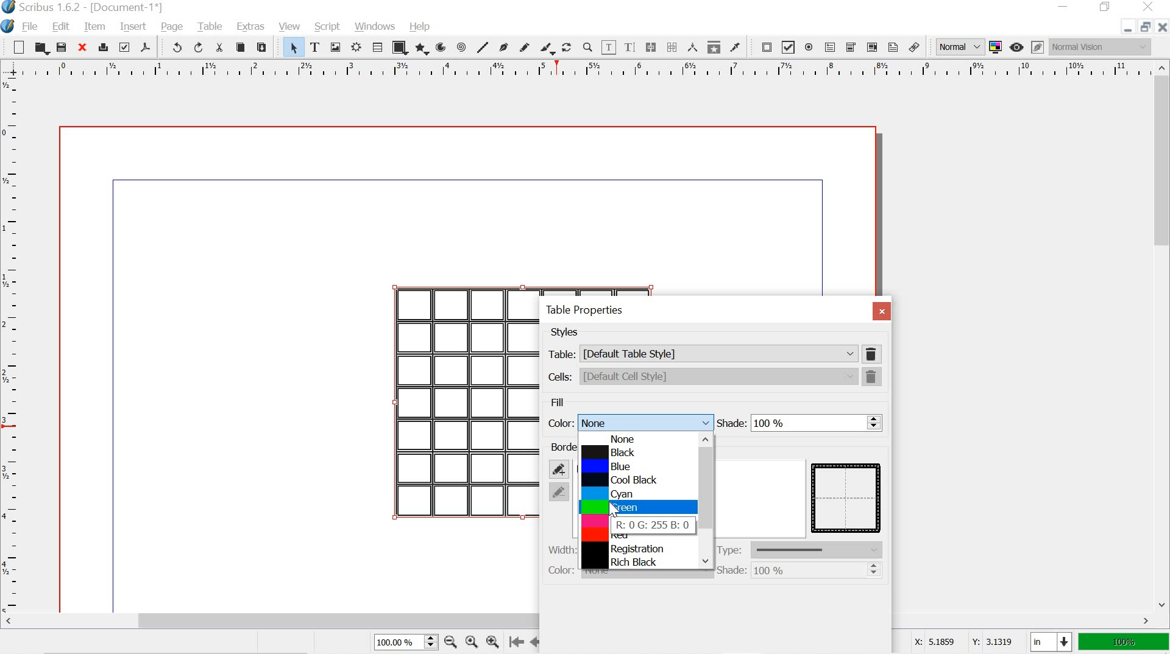 The height and width of the screenshot is (654, 1170). Describe the element at coordinates (290, 27) in the screenshot. I see `view` at that location.